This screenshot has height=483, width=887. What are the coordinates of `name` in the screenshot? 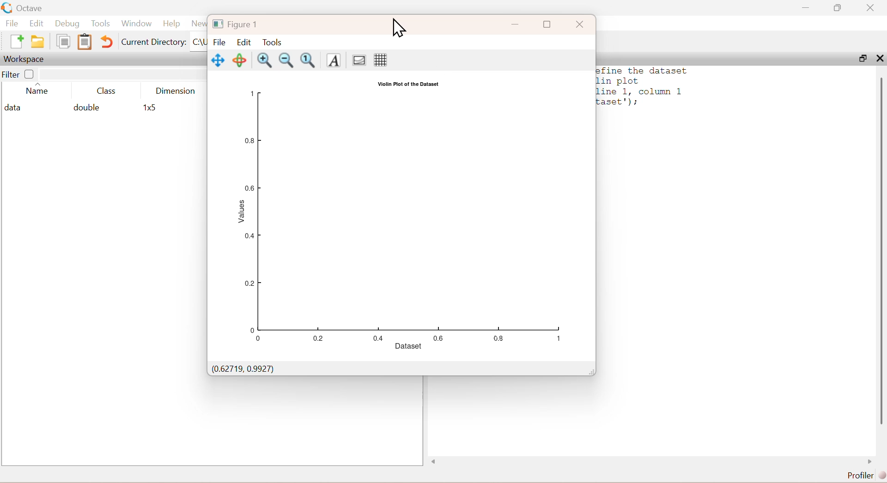 It's located at (37, 91).